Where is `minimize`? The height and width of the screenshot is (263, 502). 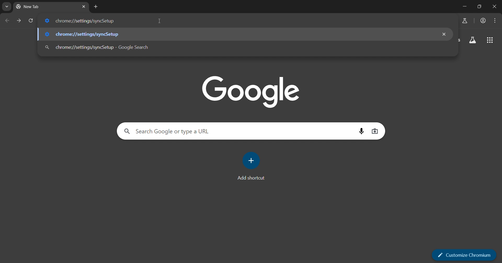 minimize is located at coordinates (463, 7).